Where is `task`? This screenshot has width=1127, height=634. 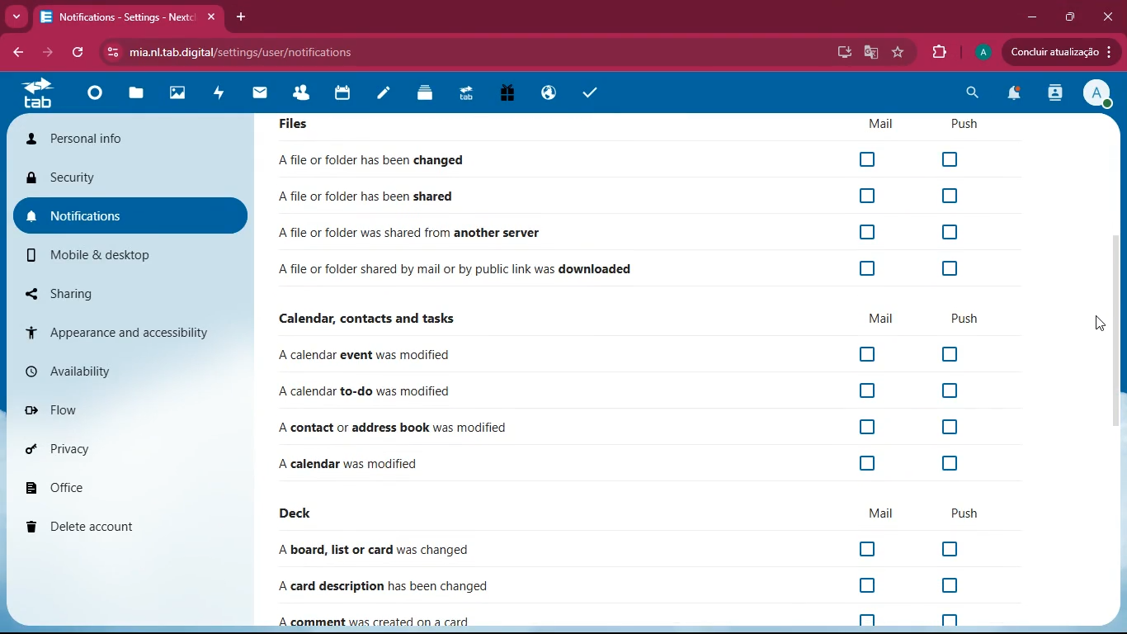 task is located at coordinates (591, 93).